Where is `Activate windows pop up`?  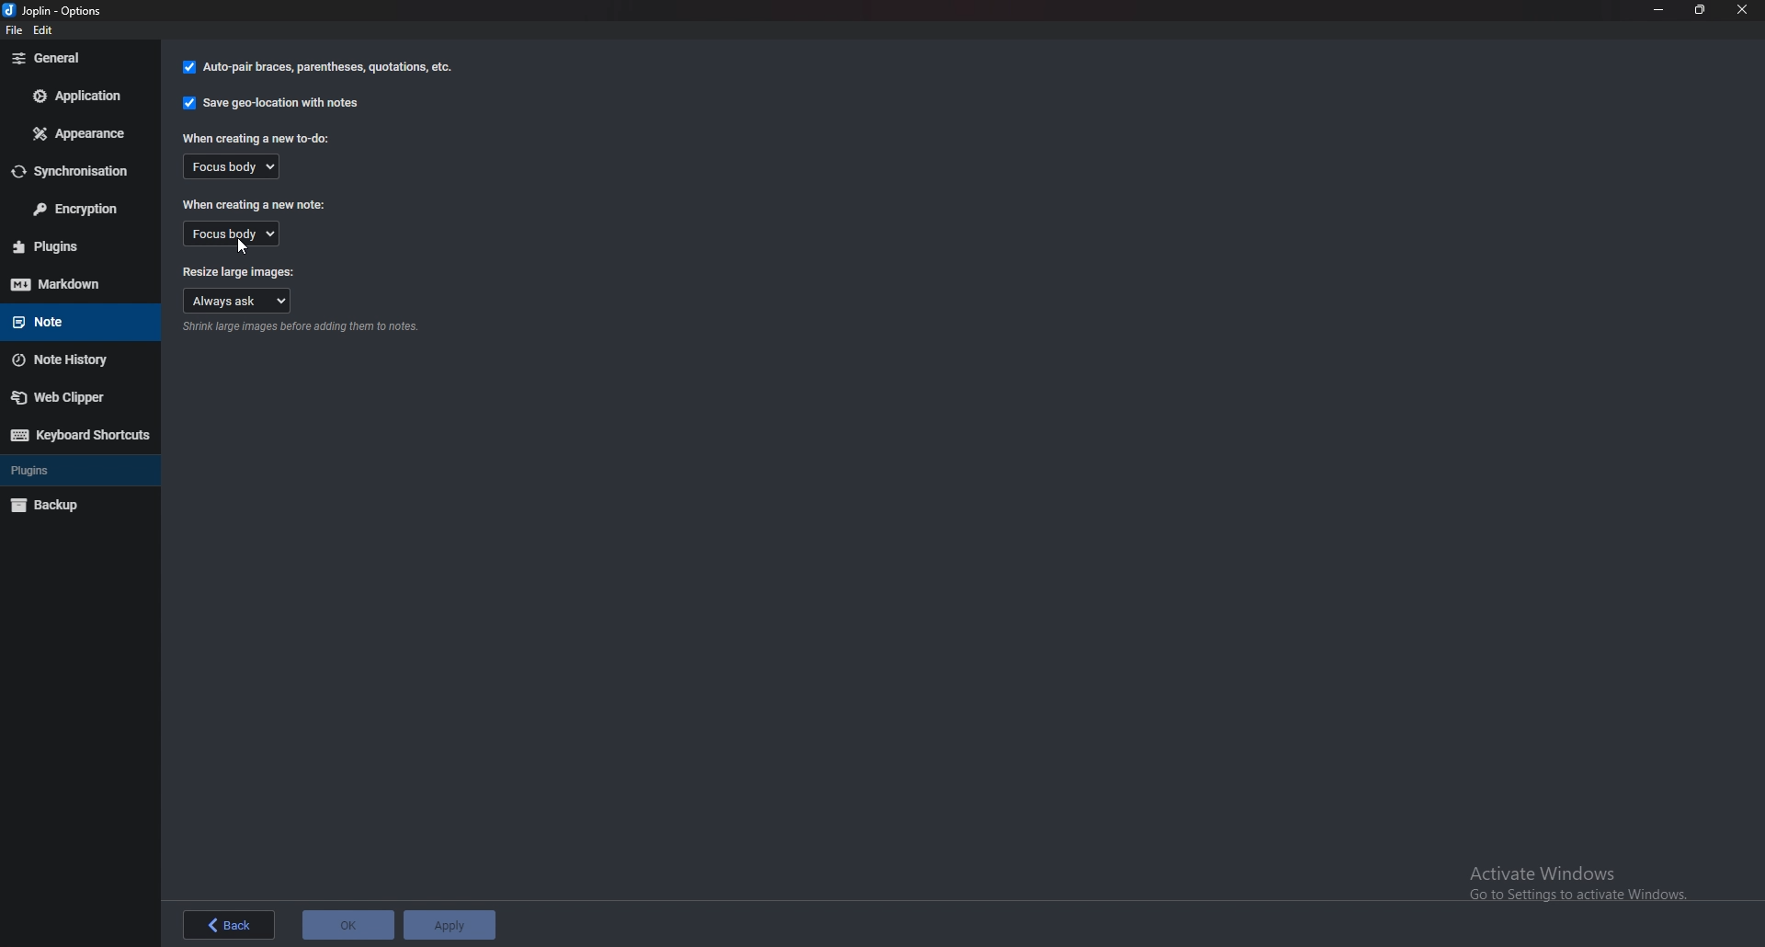 Activate windows pop up is located at coordinates (1582, 884).